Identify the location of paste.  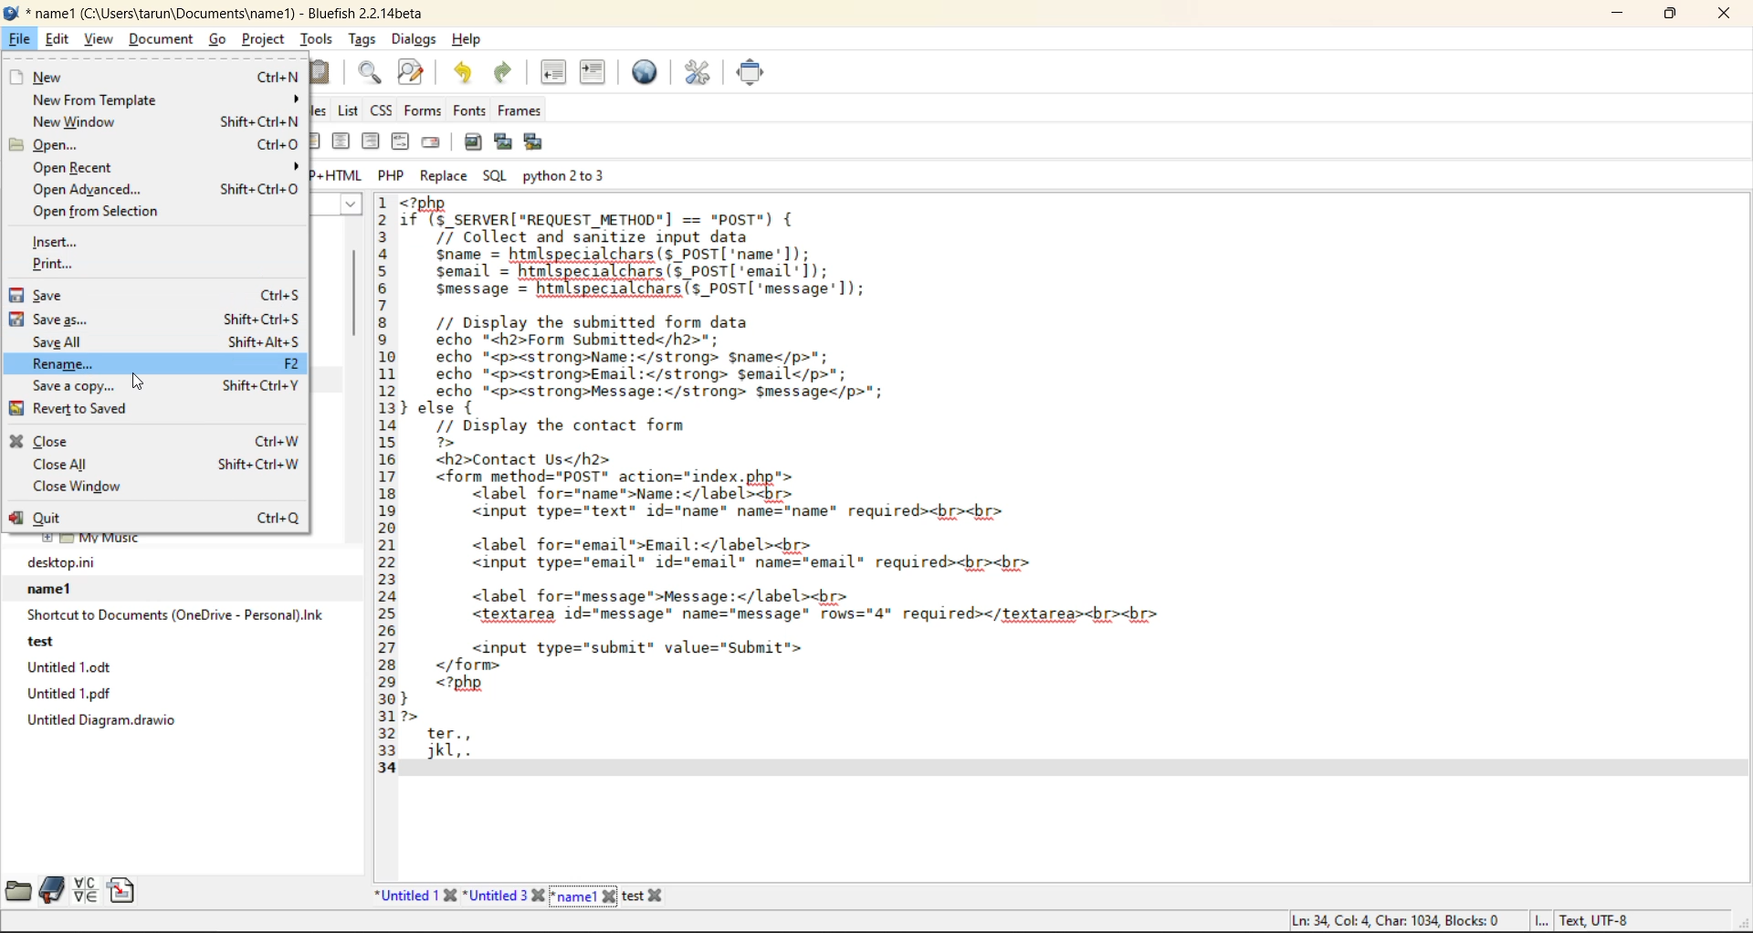
(326, 73).